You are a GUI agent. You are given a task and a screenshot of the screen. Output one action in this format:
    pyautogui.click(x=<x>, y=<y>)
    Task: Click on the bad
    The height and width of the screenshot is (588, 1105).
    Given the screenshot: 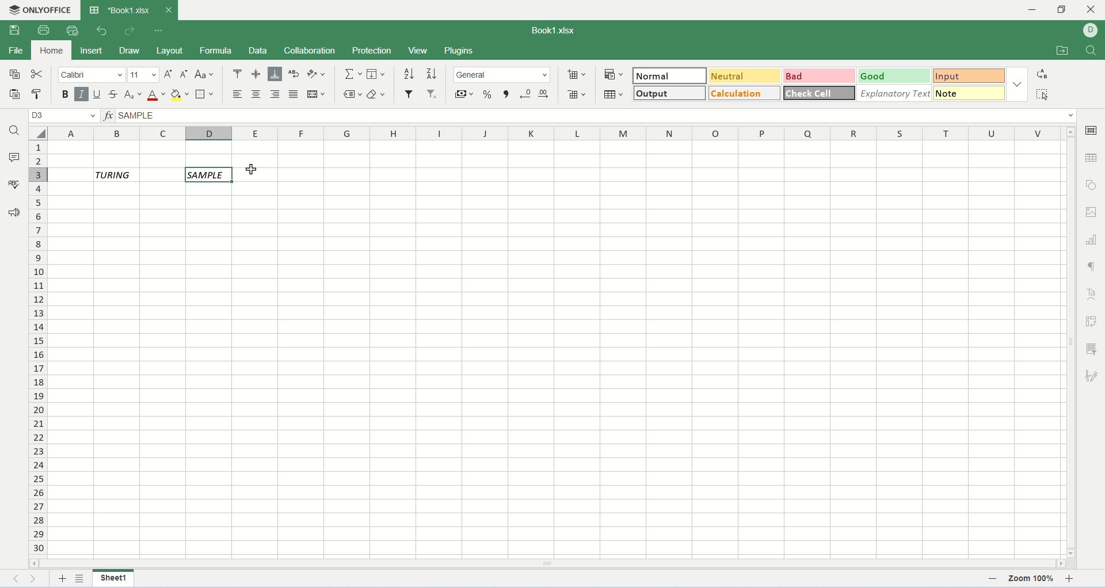 What is the action you would take?
    pyautogui.click(x=820, y=77)
    